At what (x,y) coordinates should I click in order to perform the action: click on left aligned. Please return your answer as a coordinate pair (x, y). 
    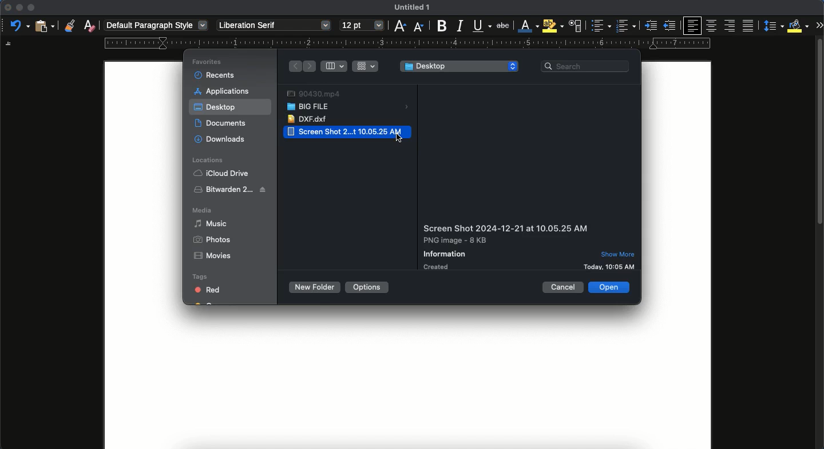
    Looking at the image, I should click on (691, 26).